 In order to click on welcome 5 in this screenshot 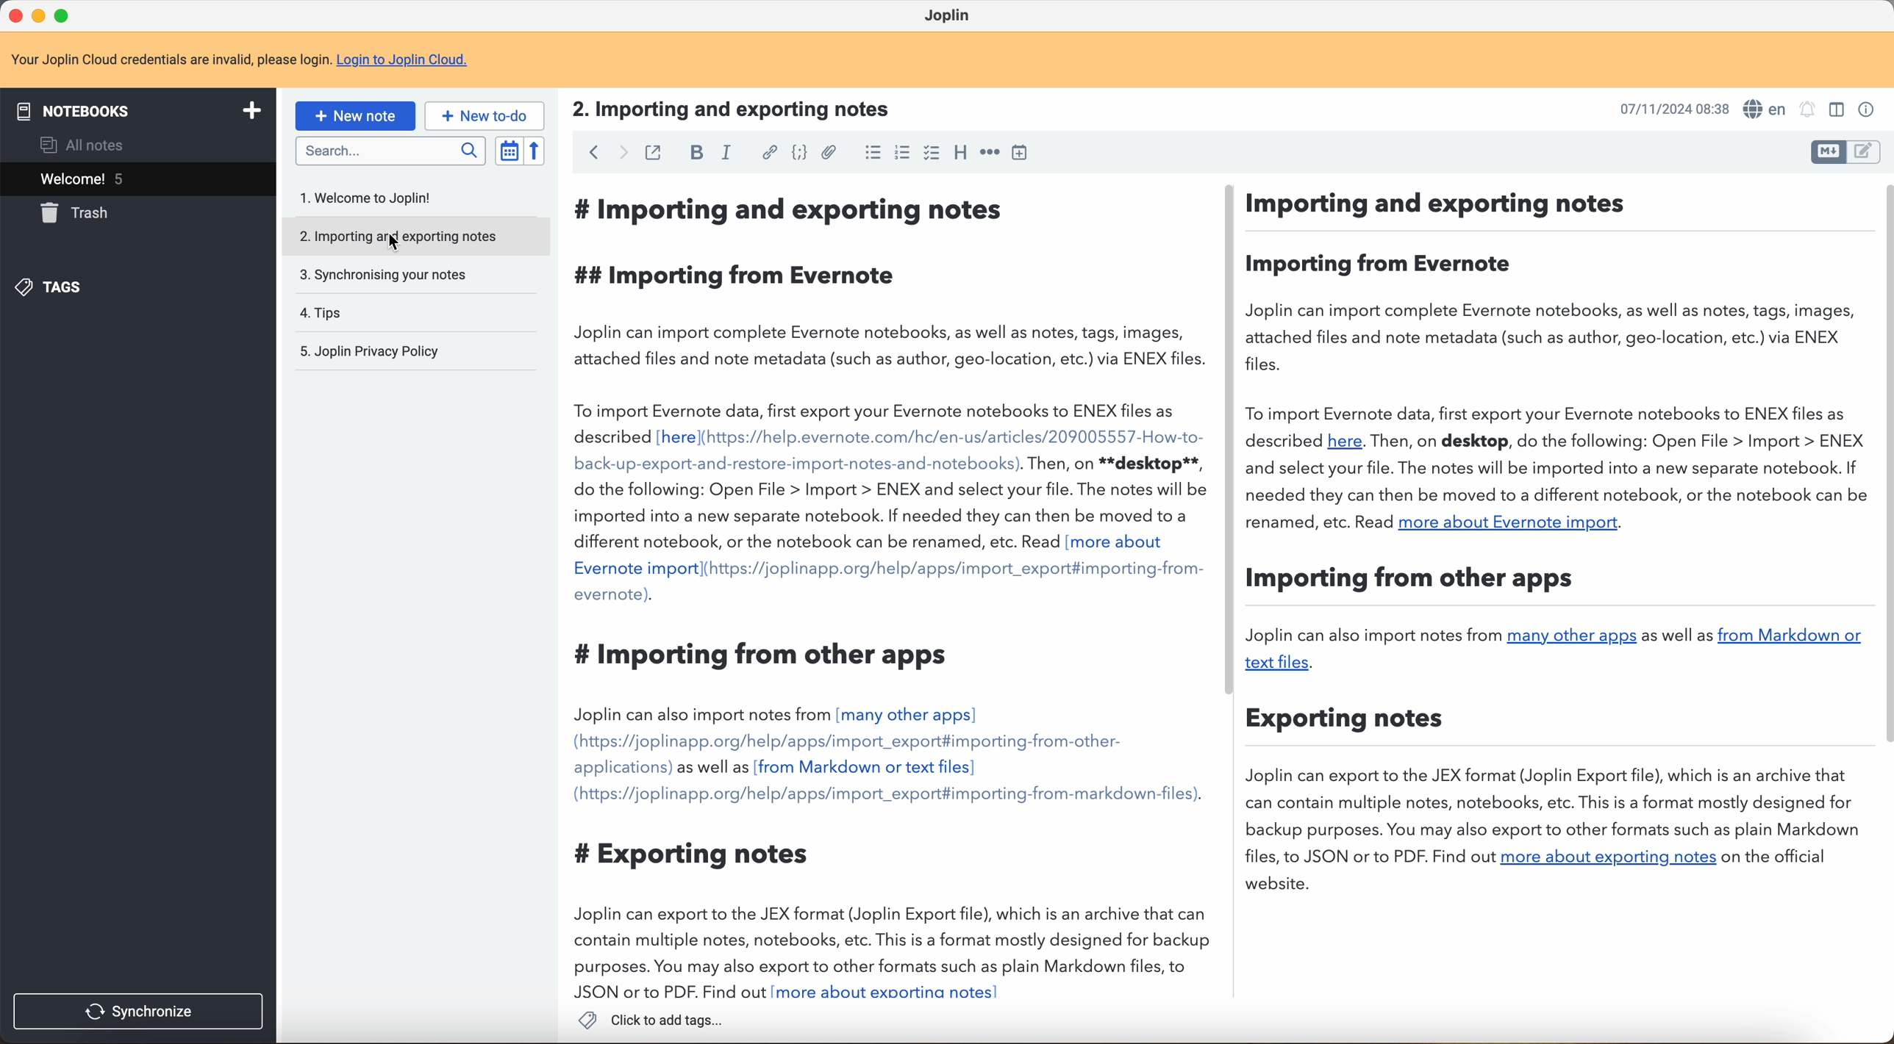, I will do `click(136, 179)`.